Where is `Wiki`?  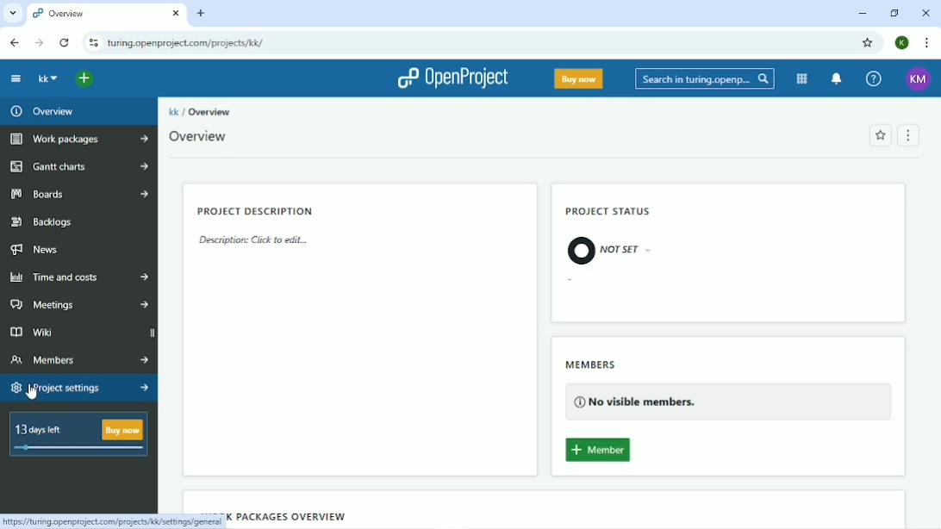 Wiki is located at coordinates (80, 333).